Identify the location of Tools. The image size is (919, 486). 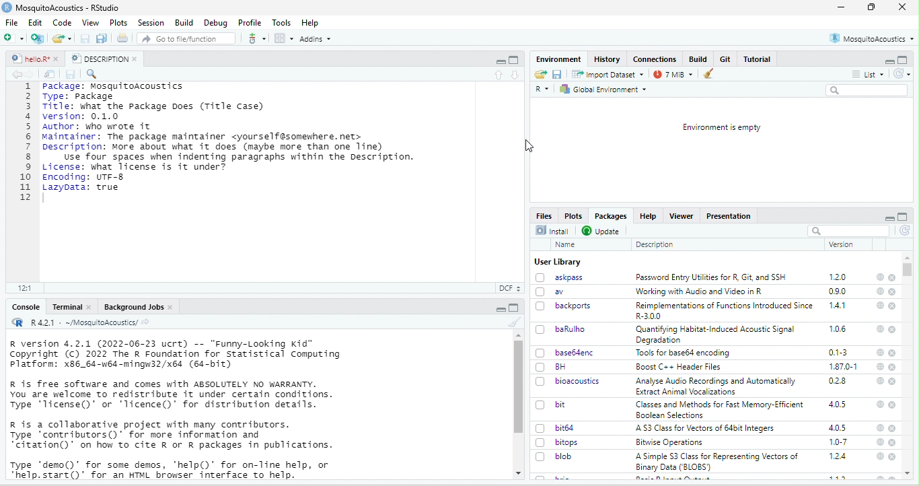
(282, 23).